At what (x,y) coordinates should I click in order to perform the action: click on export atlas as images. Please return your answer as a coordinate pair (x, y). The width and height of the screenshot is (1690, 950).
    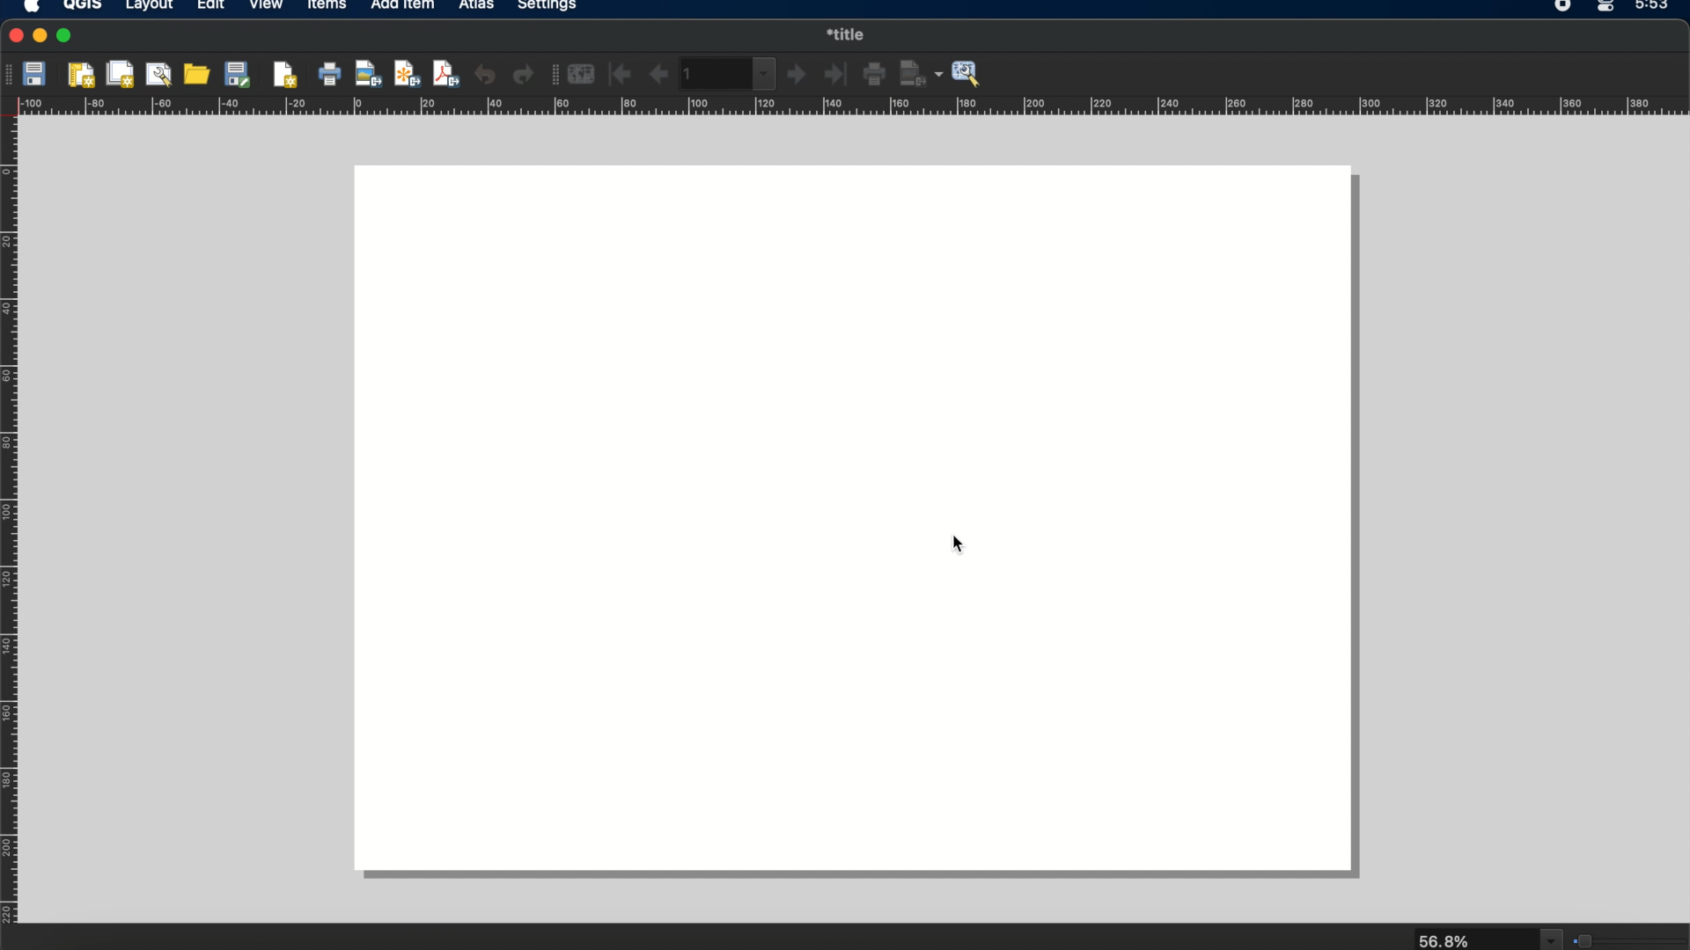
    Looking at the image, I should click on (918, 73).